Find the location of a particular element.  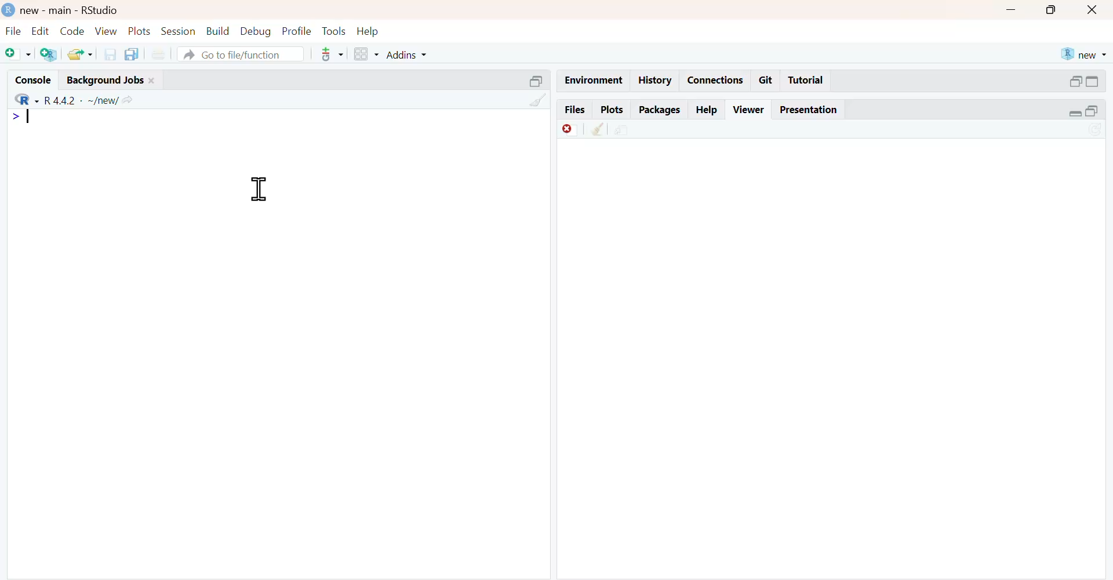

clean is located at coordinates (539, 100).